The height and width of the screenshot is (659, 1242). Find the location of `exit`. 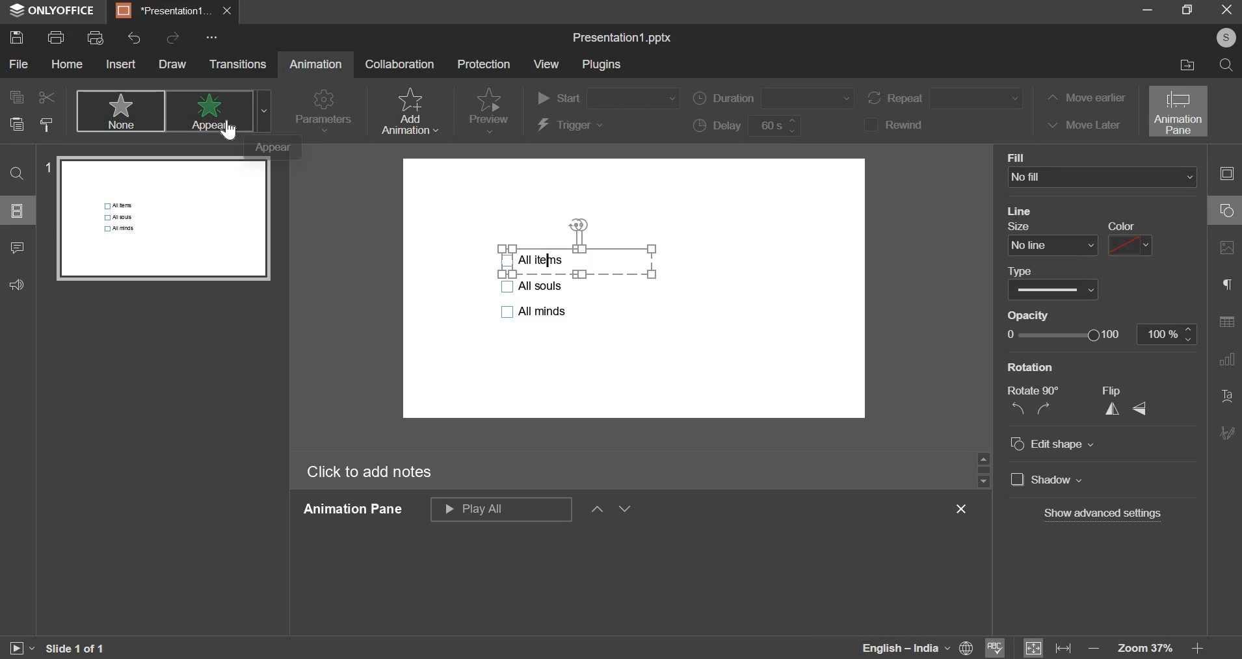

exit is located at coordinates (962, 508).